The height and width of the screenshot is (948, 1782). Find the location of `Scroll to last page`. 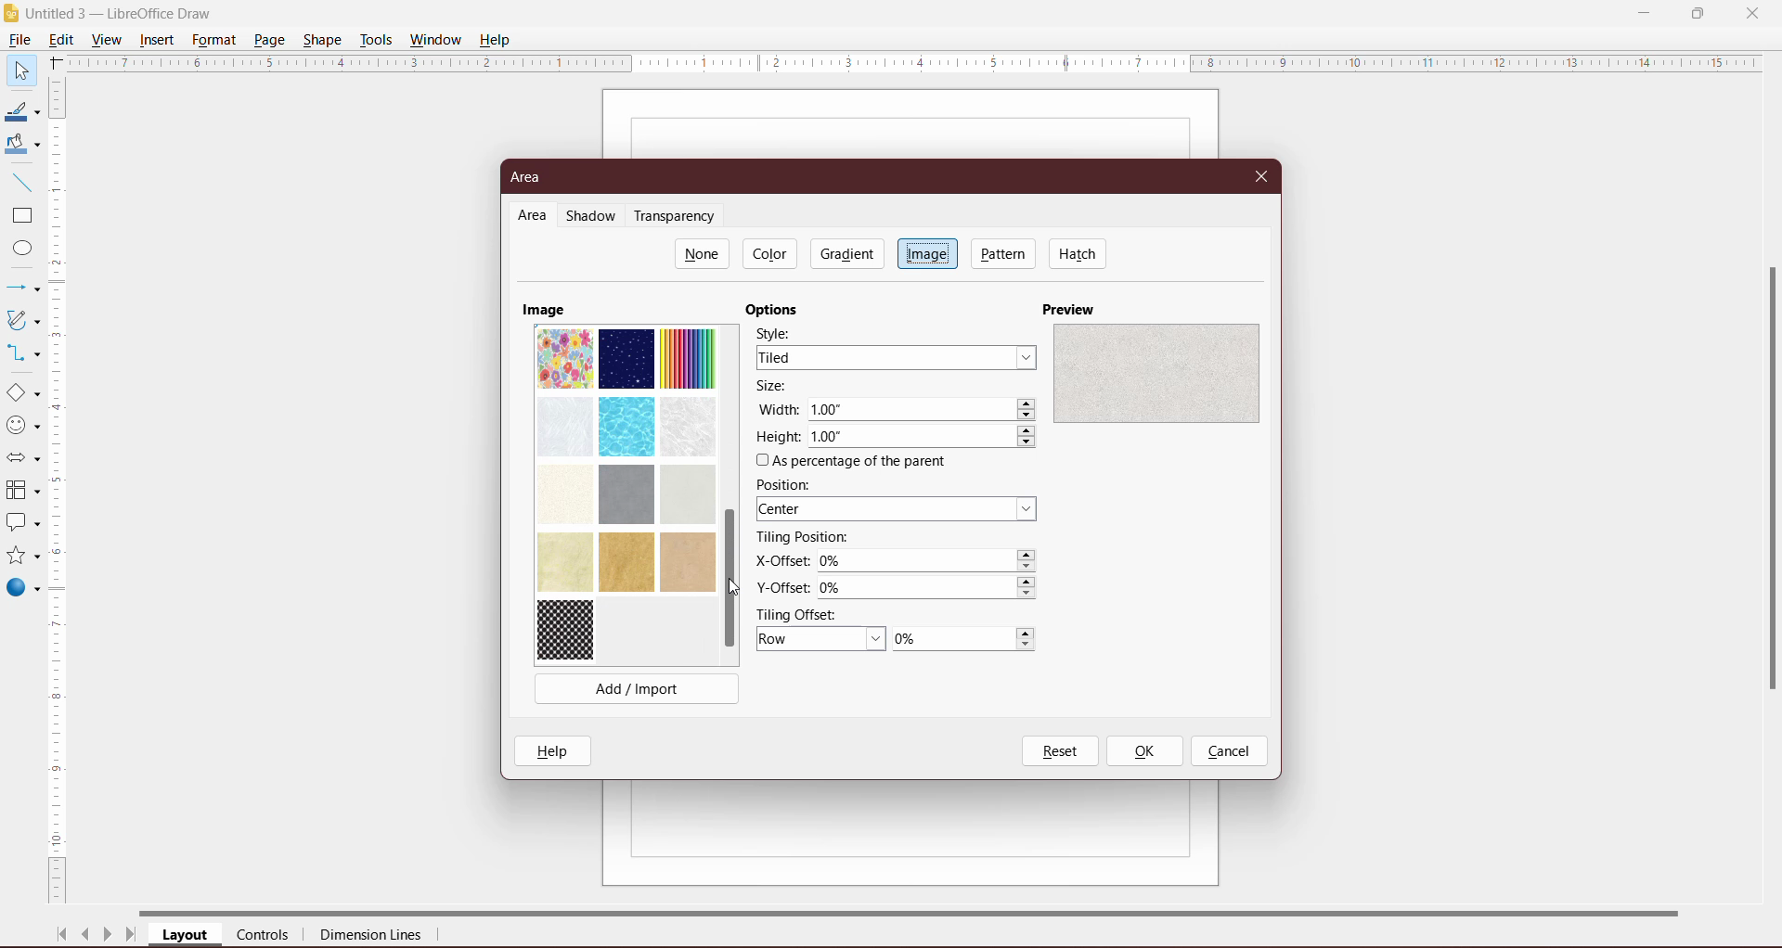

Scroll to last page is located at coordinates (132, 937).